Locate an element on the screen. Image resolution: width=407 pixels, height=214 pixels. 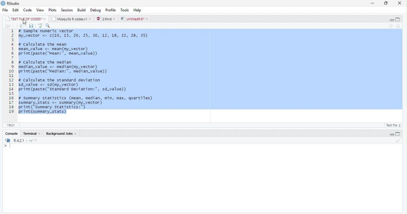
back is located at coordinates (7, 26).